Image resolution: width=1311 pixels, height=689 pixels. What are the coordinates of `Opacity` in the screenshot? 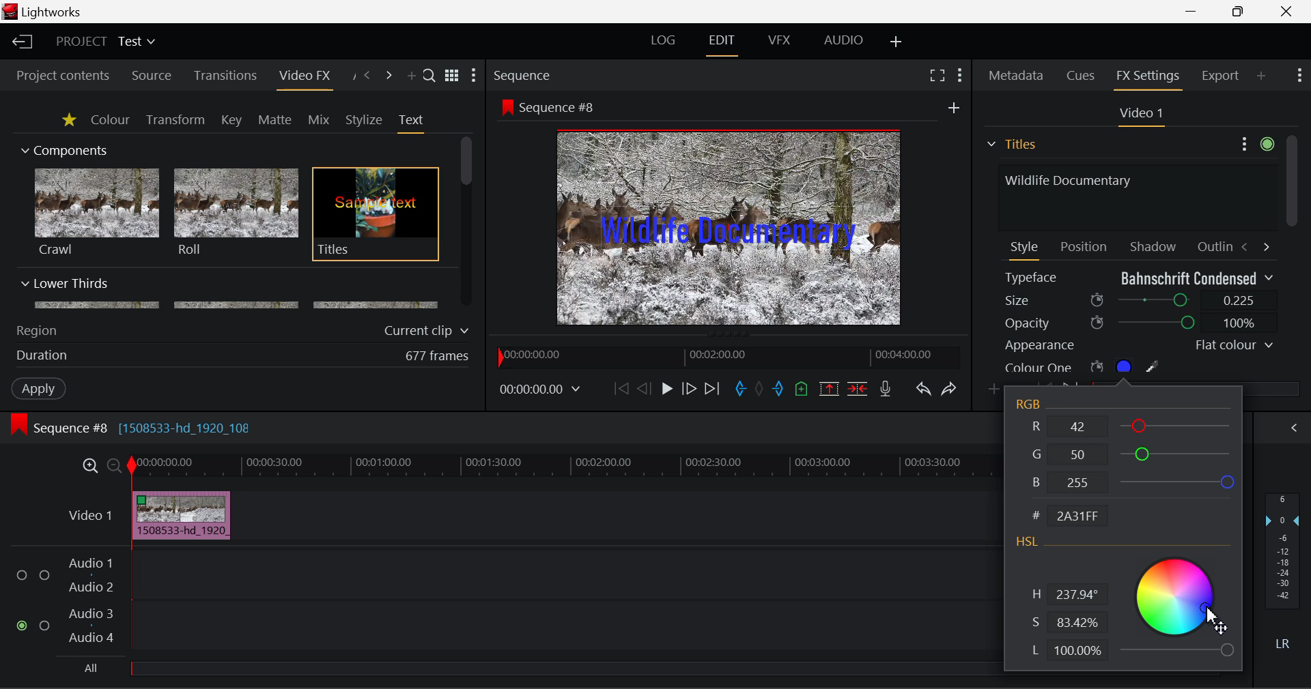 It's located at (1139, 323).